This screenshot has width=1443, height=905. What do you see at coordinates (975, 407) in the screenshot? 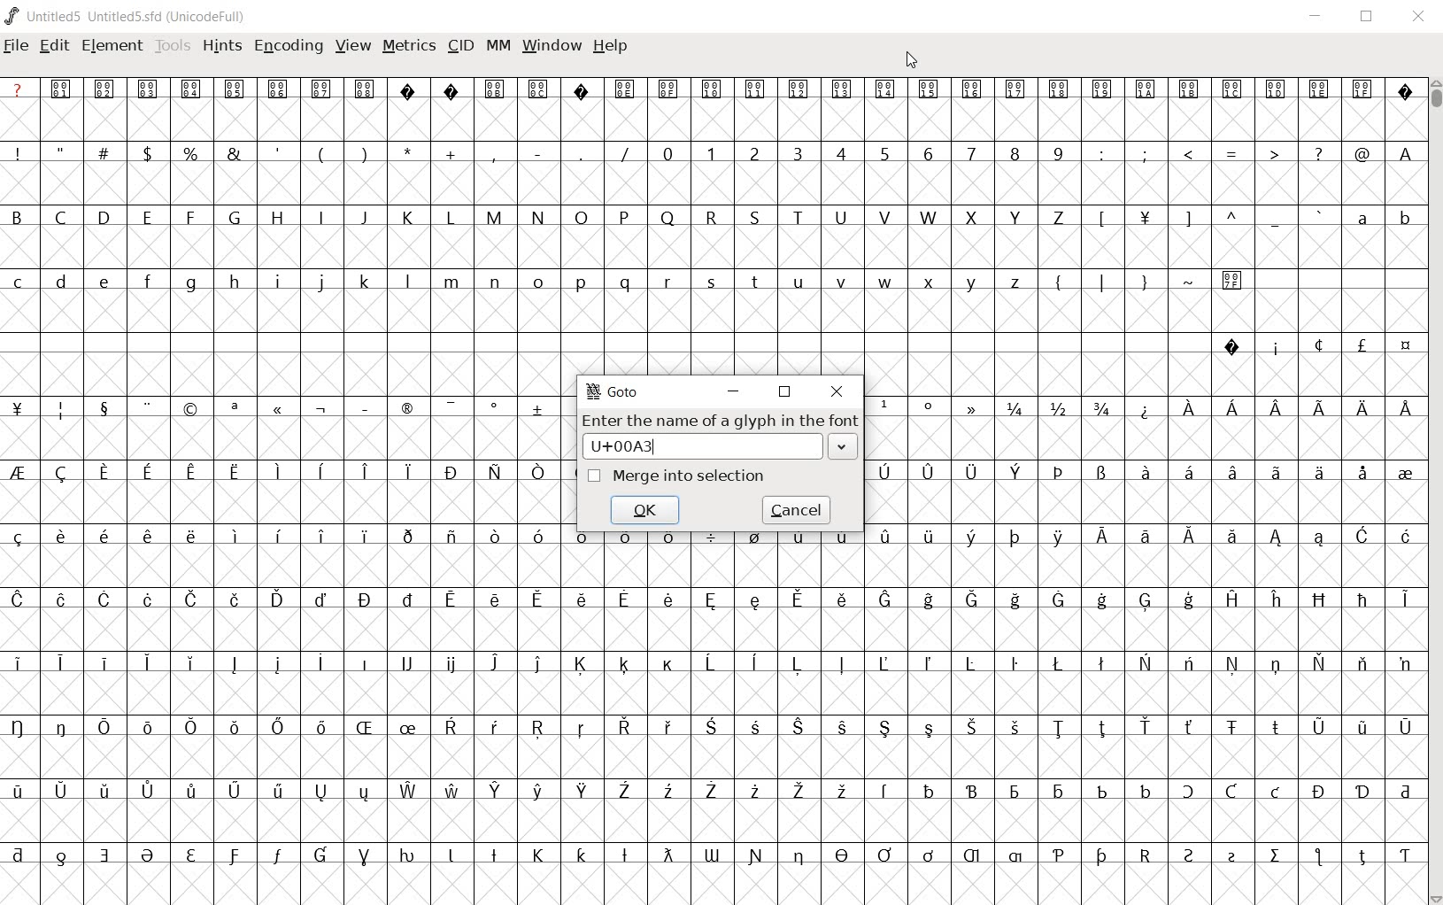
I see `Symbol` at bounding box center [975, 407].